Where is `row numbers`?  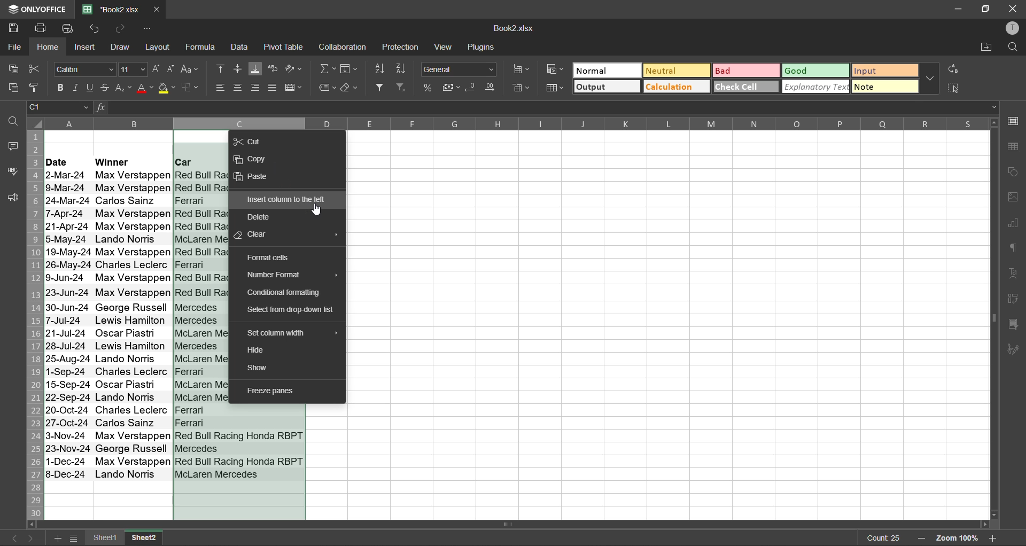 row numbers is located at coordinates (35, 324).